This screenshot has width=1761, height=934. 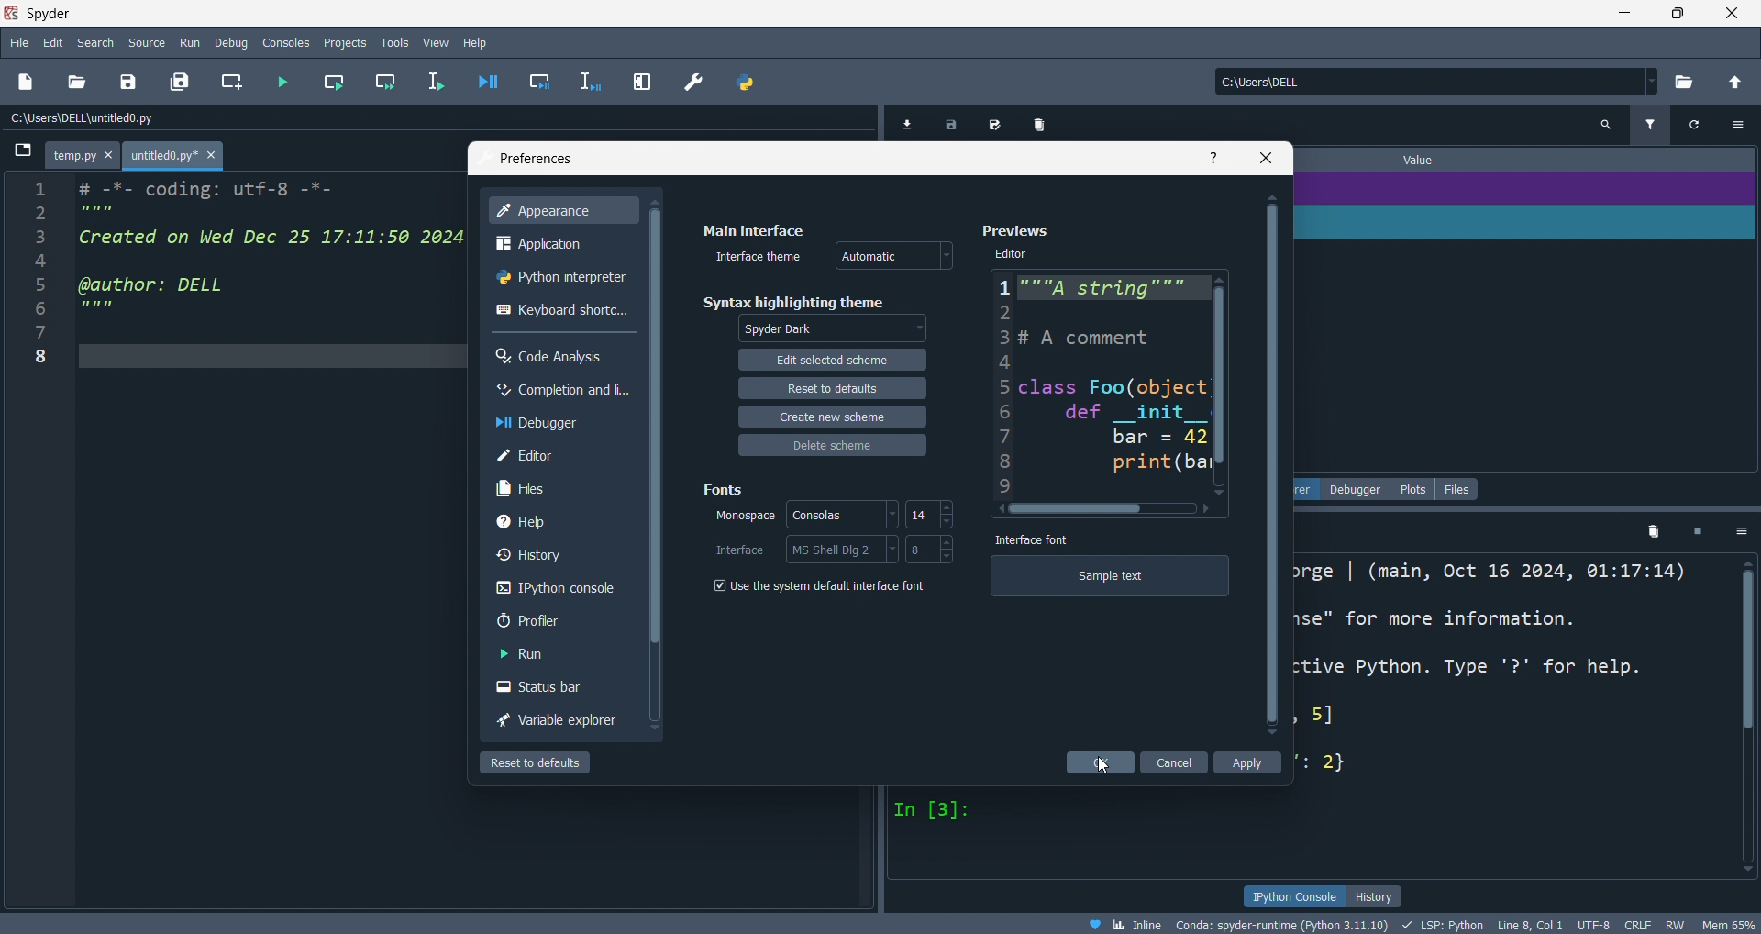 What do you see at coordinates (384, 82) in the screenshot?
I see `run cell and move` at bounding box center [384, 82].